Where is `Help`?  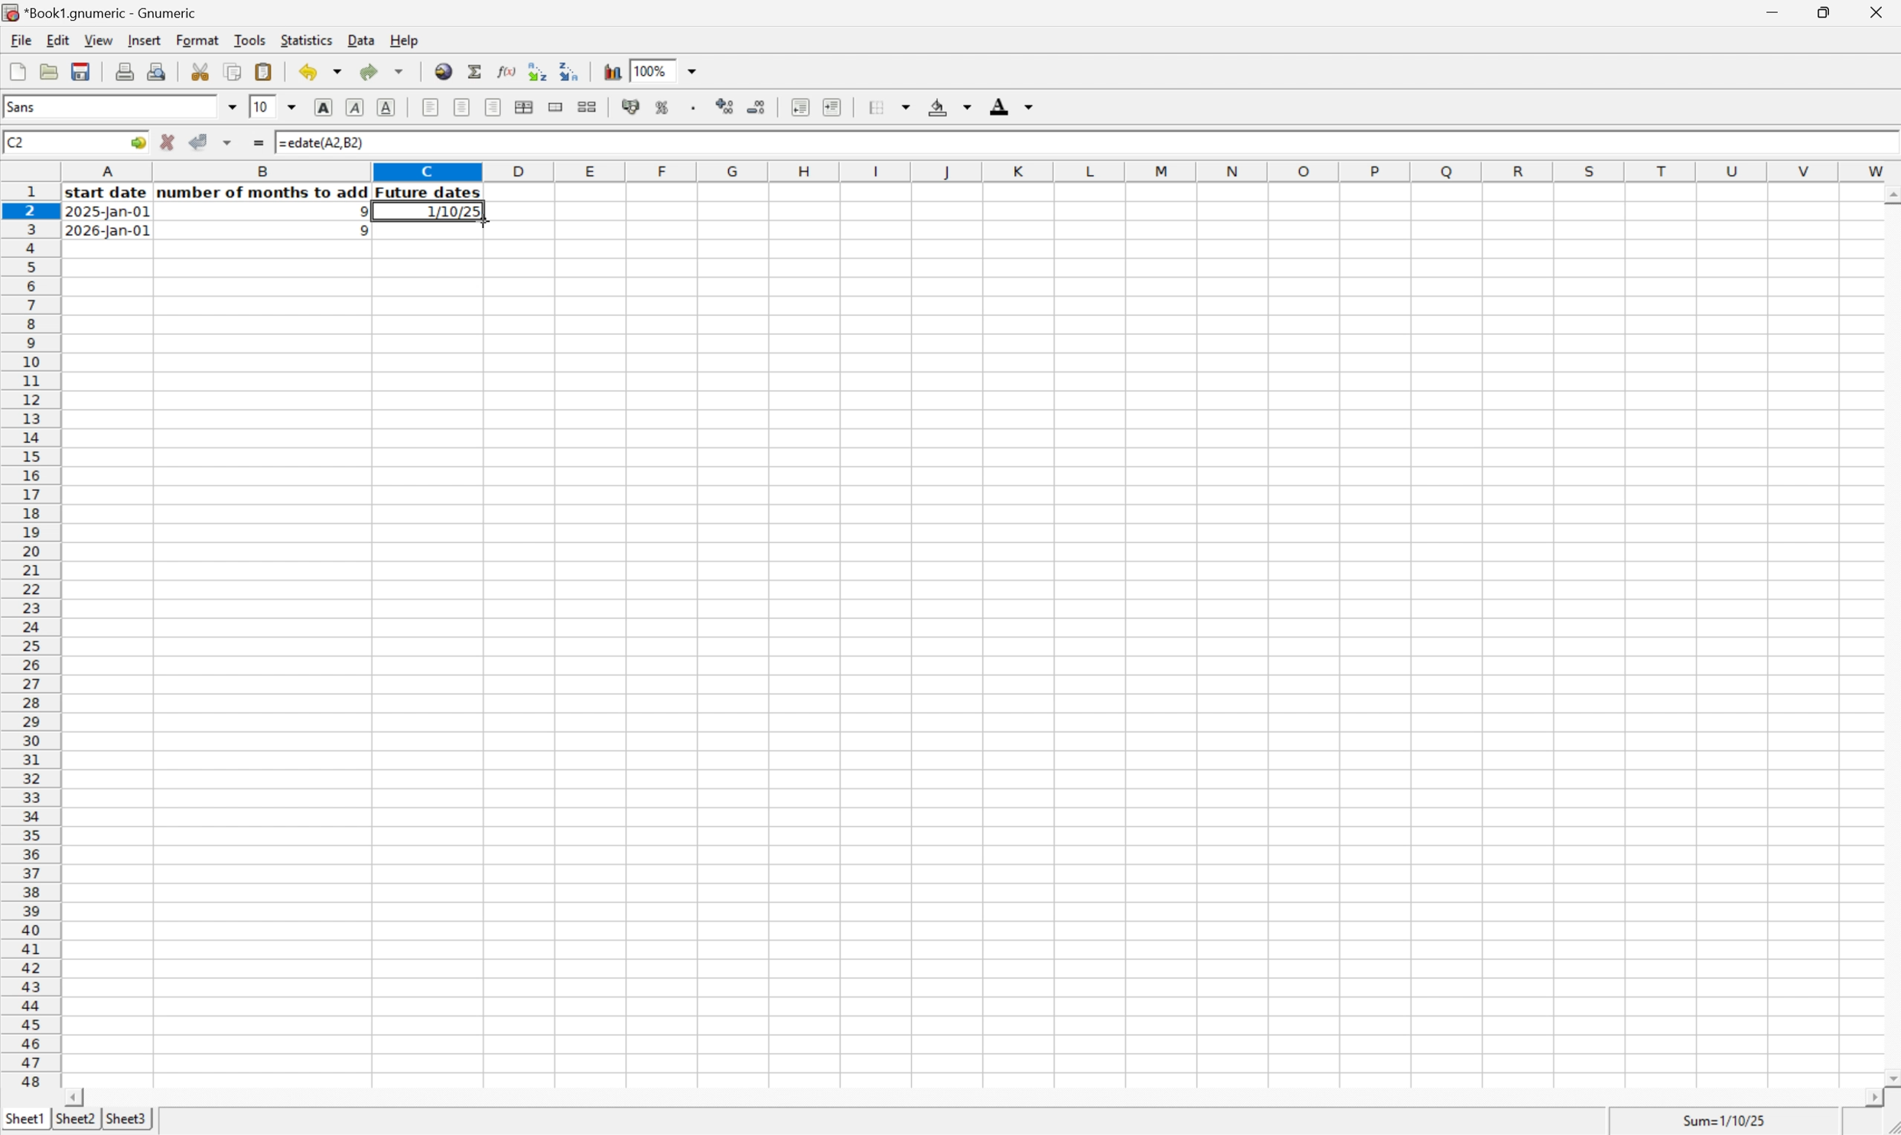 Help is located at coordinates (404, 40).